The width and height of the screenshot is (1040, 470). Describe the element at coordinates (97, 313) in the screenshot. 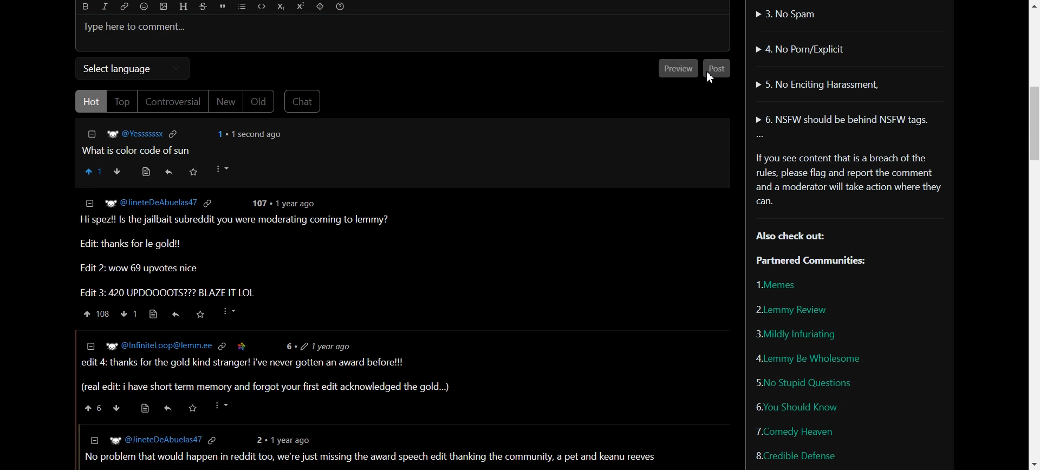

I see `upvote` at that location.